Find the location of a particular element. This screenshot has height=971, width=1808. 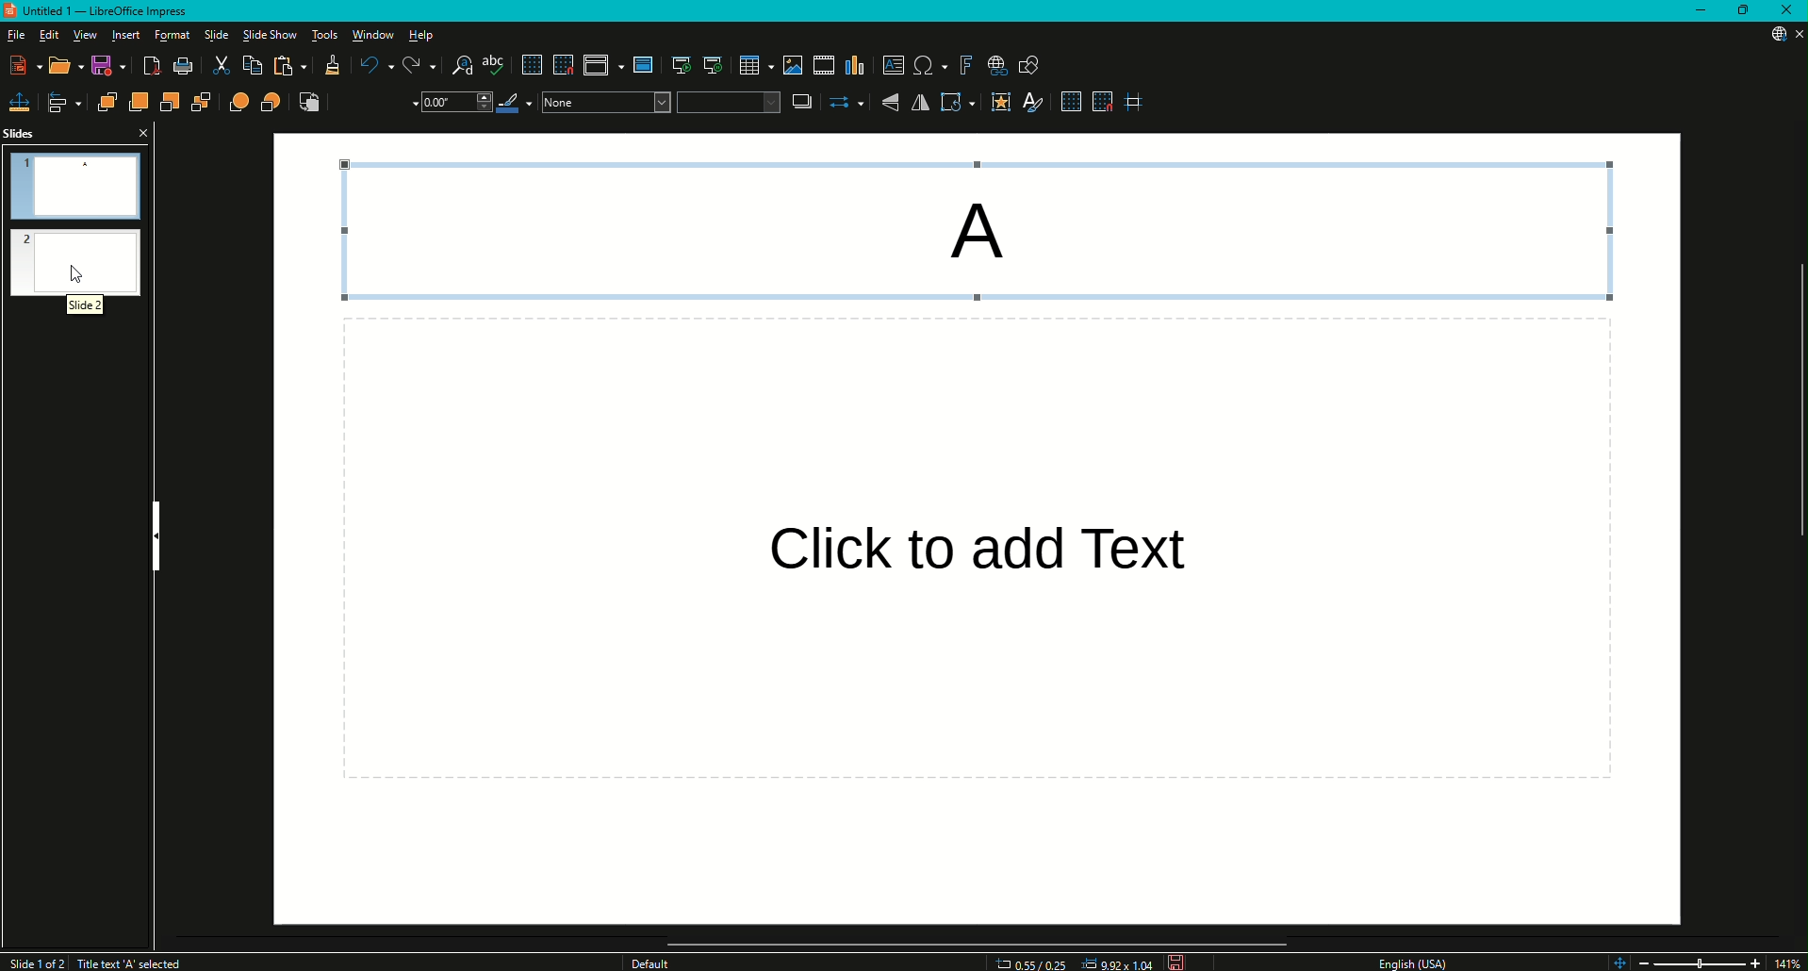

 is located at coordinates (654, 963).